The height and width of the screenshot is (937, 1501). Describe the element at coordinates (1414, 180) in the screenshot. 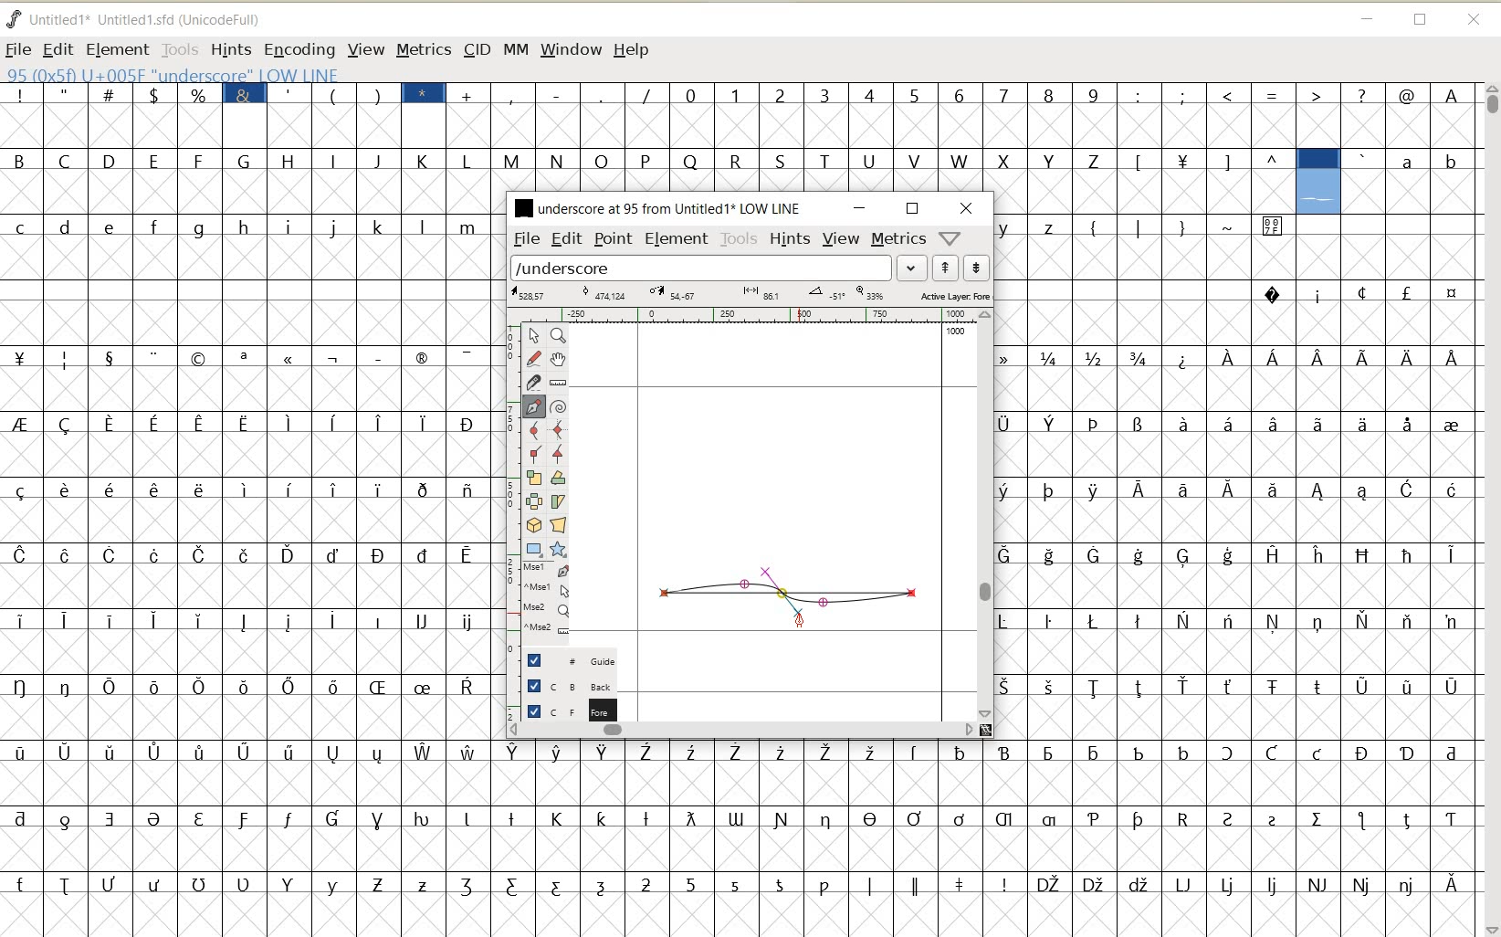

I see `GLYPHY CHARACTERS` at that location.